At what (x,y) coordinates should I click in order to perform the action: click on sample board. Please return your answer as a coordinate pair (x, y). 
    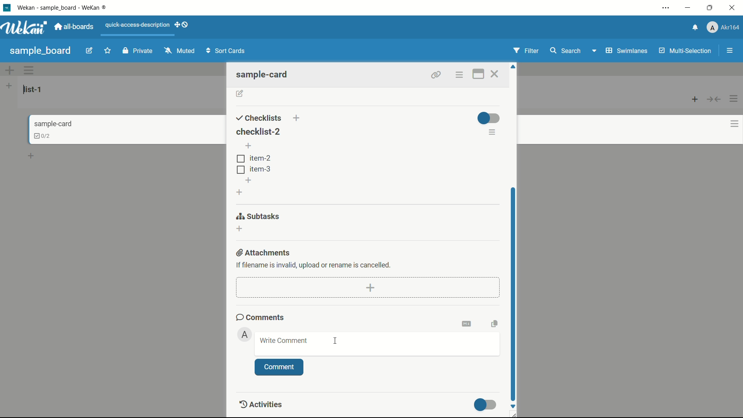
    Looking at the image, I should click on (40, 51).